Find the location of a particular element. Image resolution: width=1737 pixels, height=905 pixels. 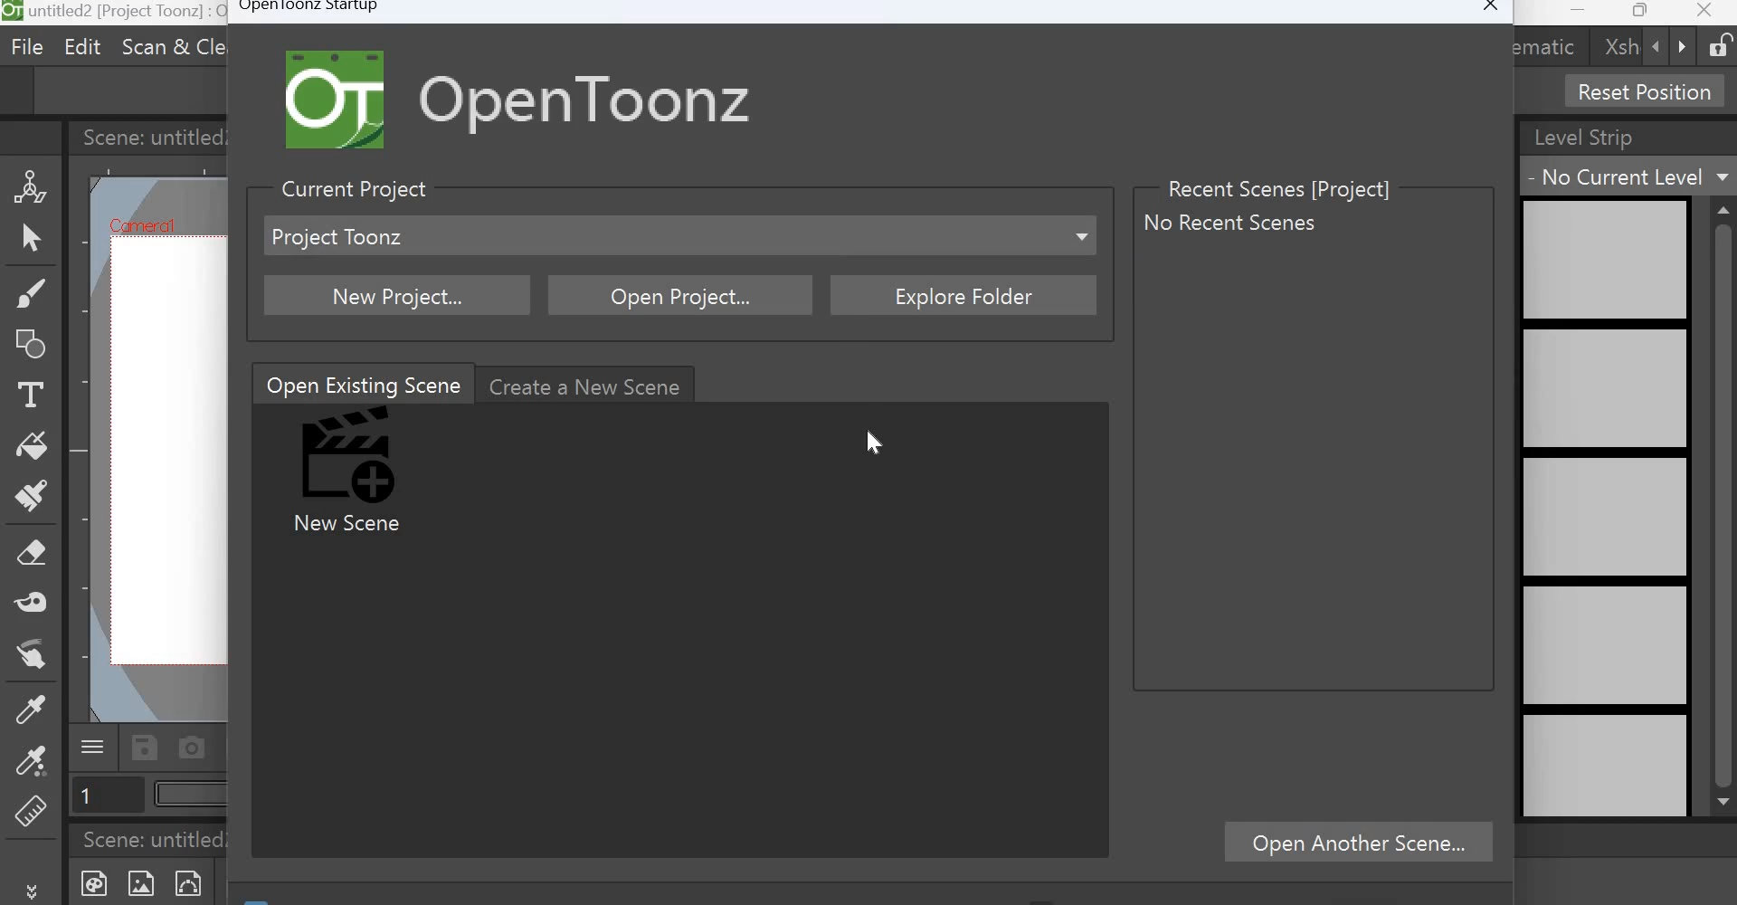

No current level is located at coordinates (1625, 179).